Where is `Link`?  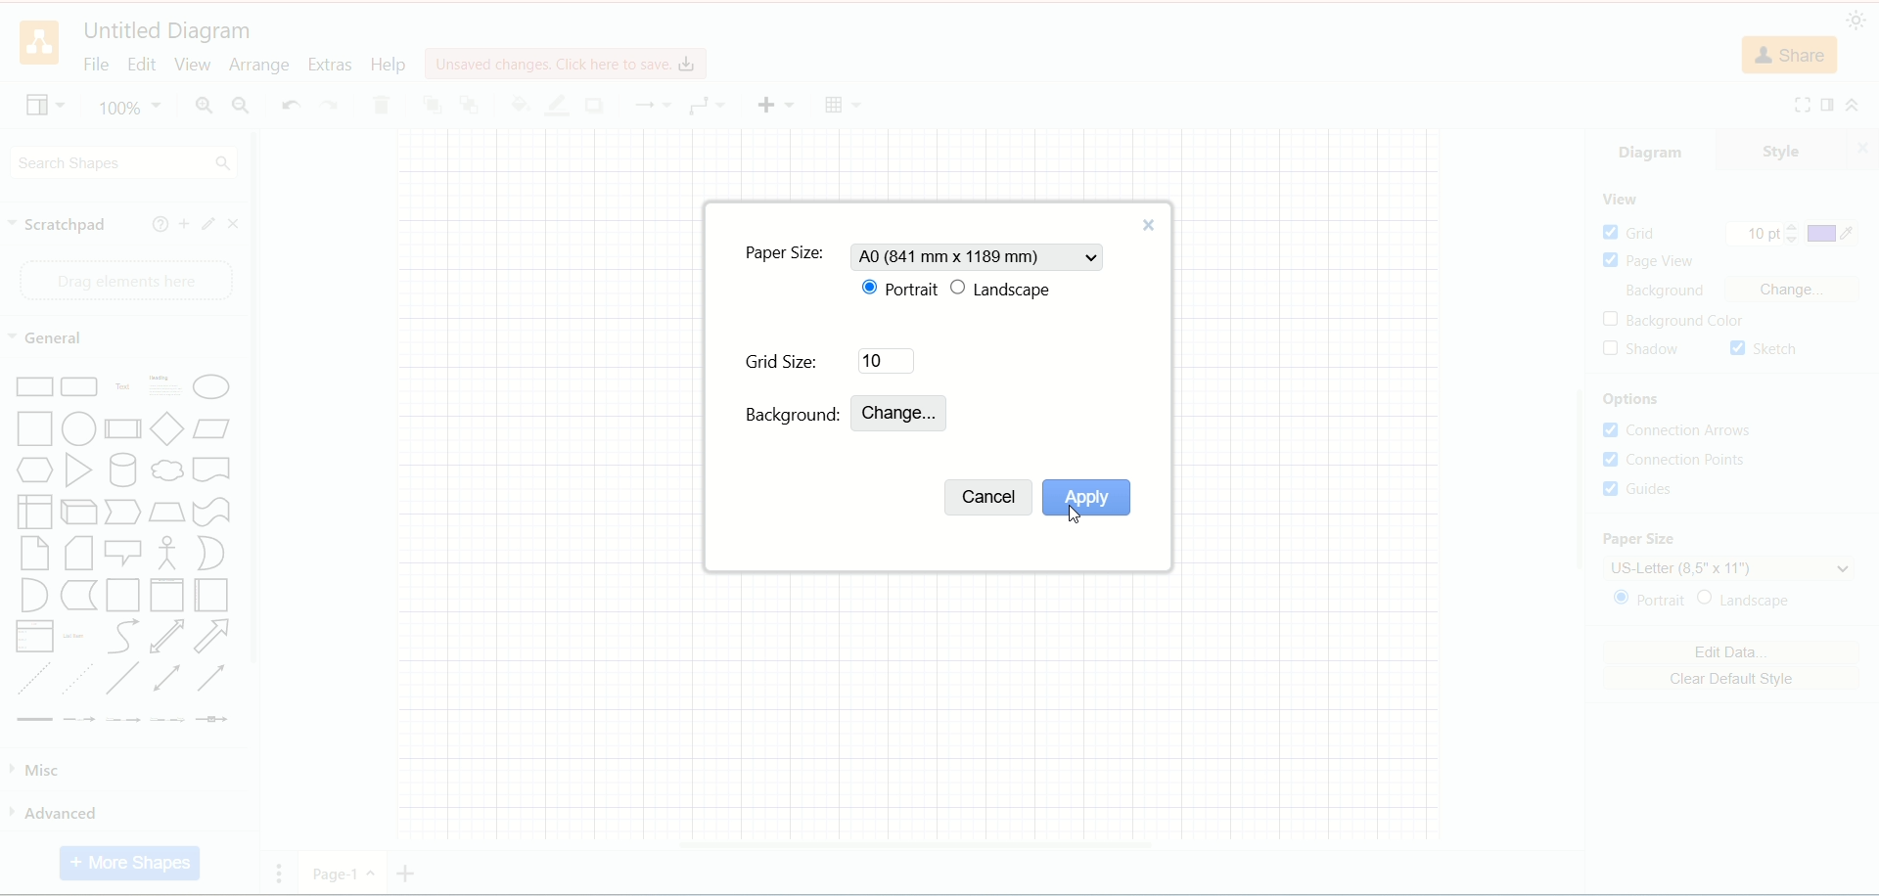
Link is located at coordinates (34, 720).